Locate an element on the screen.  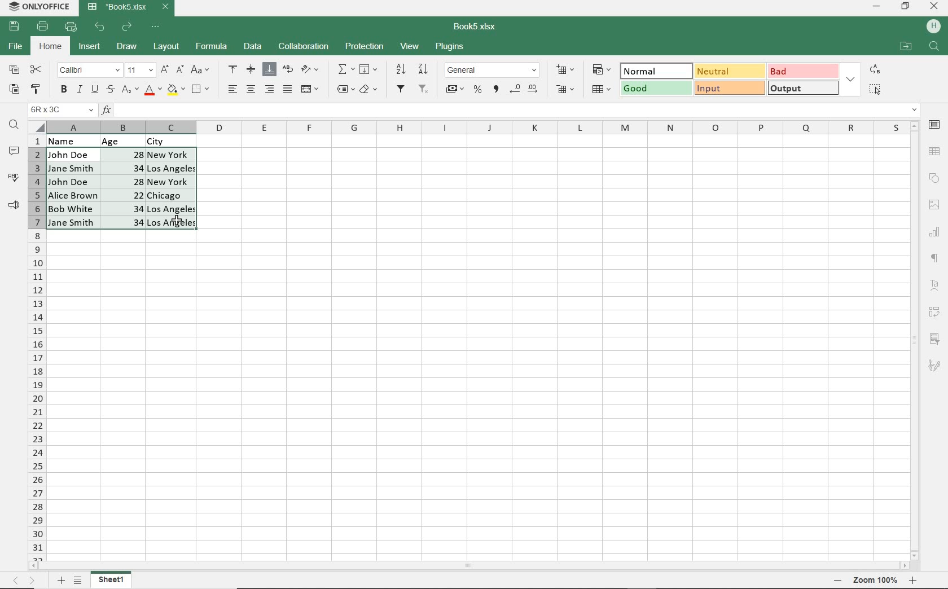
Zoom in or Zoom our is located at coordinates (879, 580).